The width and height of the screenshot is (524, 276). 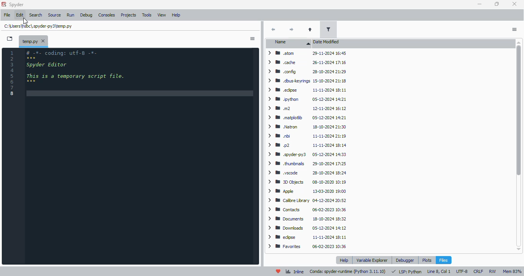 What do you see at coordinates (306, 136) in the screenshot?
I see `> Mobi 11-11-2024 21:19` at bounding box center [306, 136].